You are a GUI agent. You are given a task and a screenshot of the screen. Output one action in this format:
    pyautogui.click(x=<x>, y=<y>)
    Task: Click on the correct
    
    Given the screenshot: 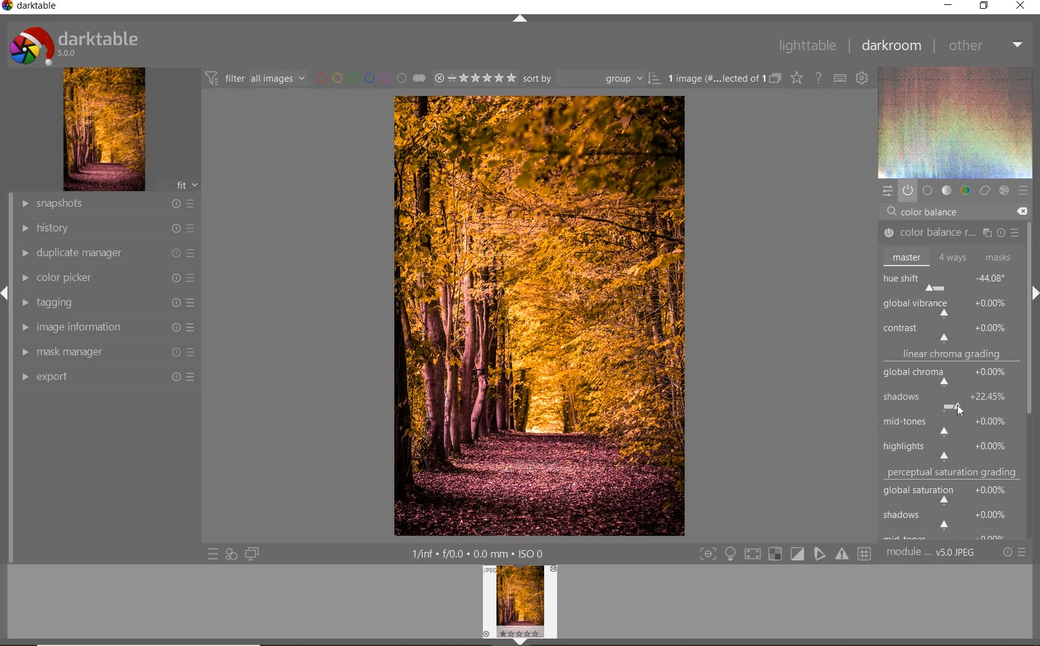 What is the action you would take?
    pyautogui.click(x=984, y=191)
    